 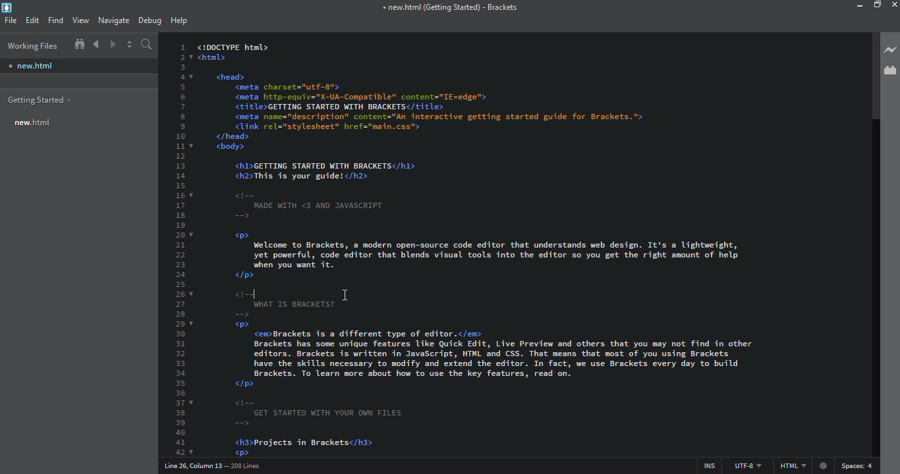 I want to click on live preview, so click(x=891, y=49).